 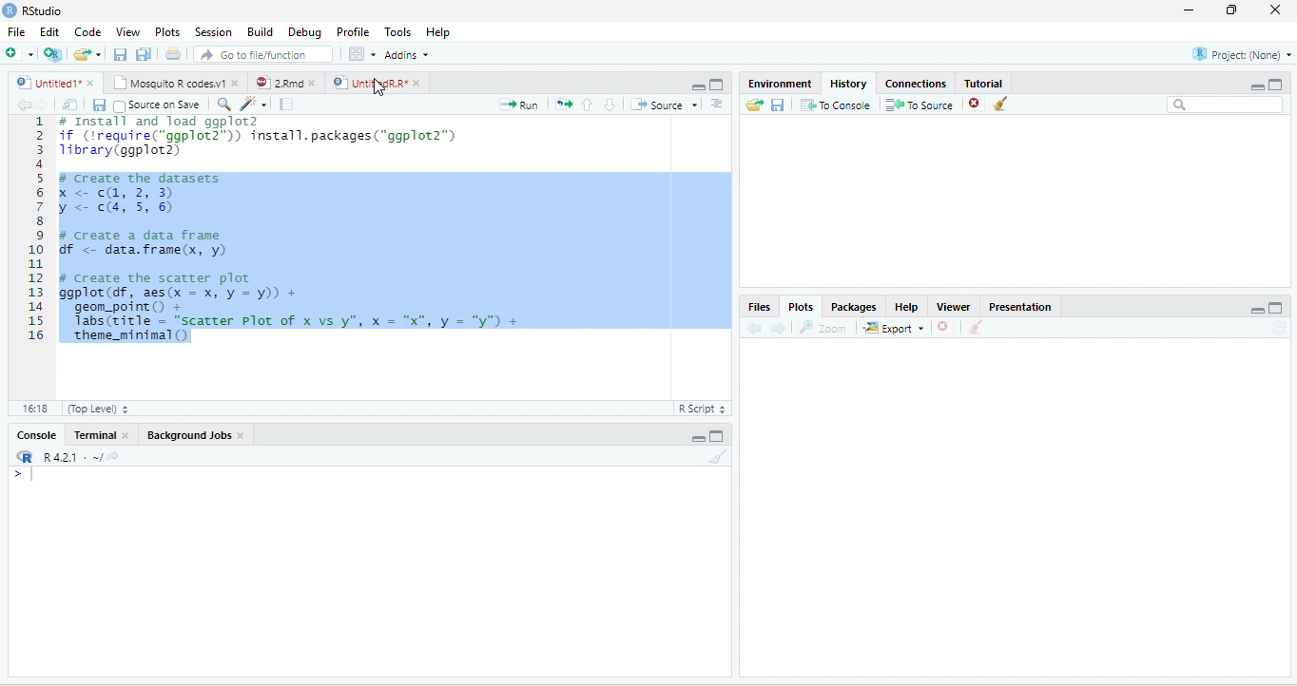 I want to click on zoom, so click(x=823, y=327).